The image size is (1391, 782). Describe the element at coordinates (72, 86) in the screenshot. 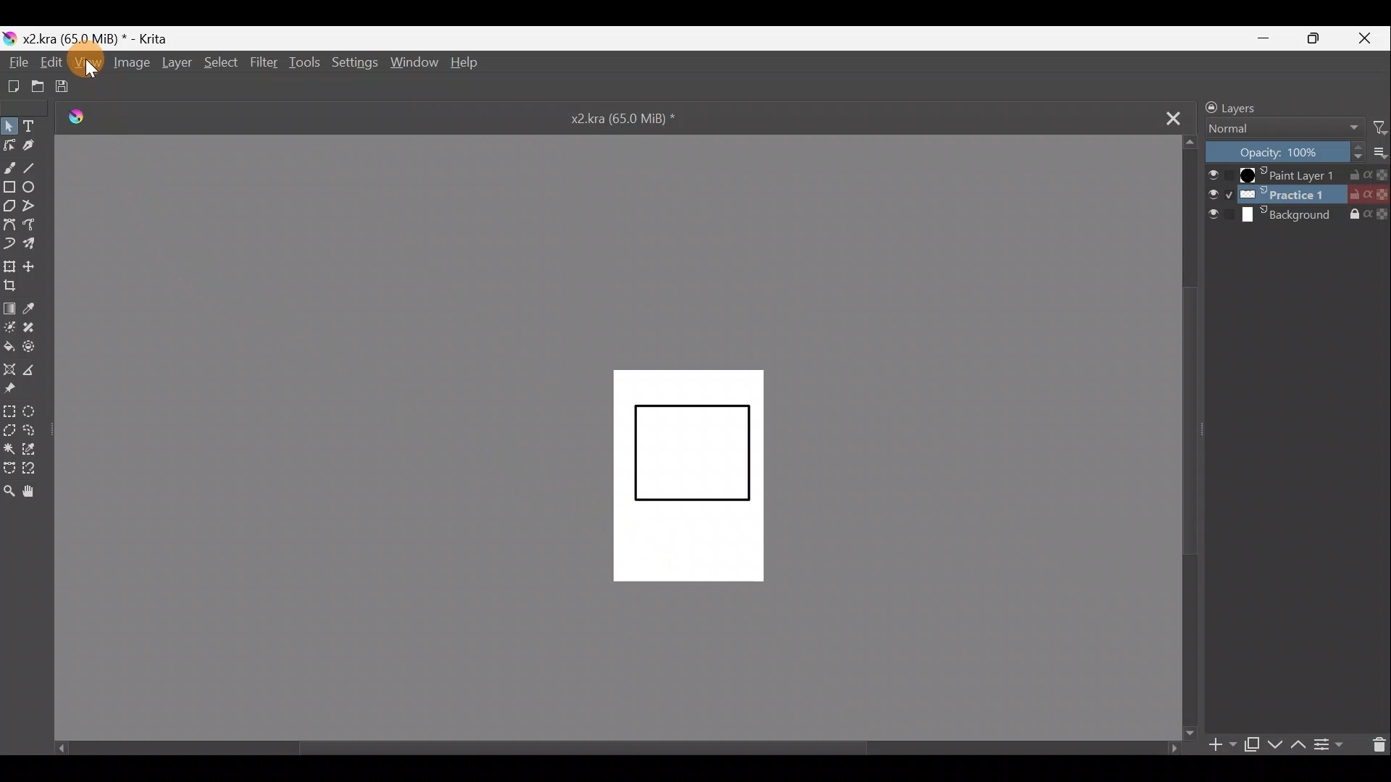

I see `Save` at that location.